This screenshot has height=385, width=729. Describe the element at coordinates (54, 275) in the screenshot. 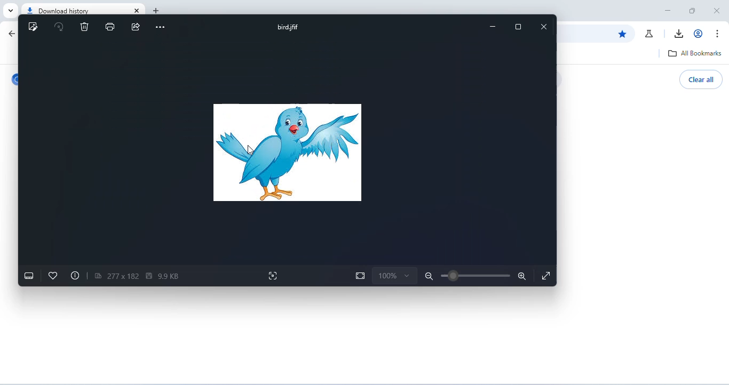

I see `add to favorites` at that location.